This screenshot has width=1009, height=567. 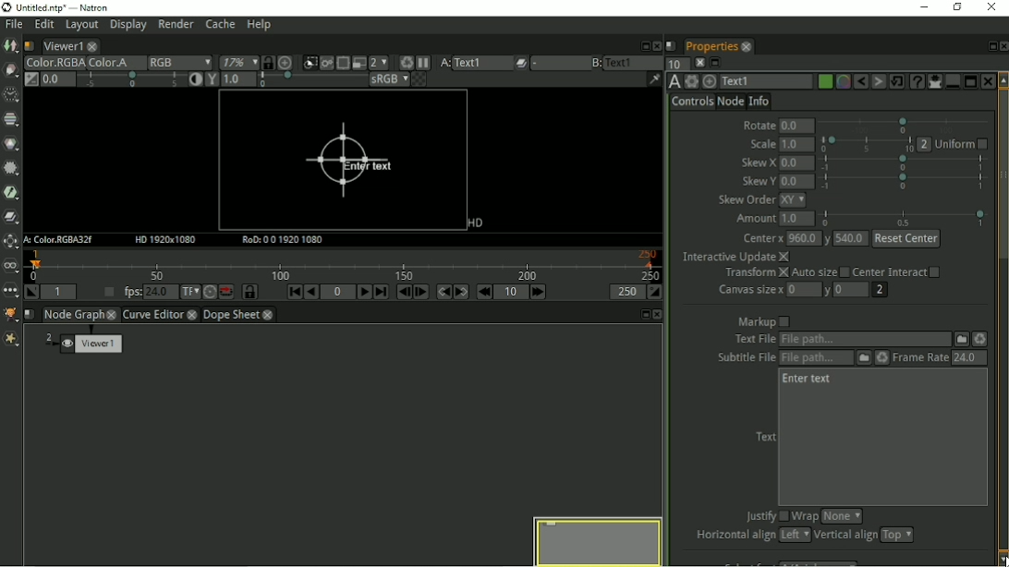 I want to click on Float pane, so click(x=642, y=45).